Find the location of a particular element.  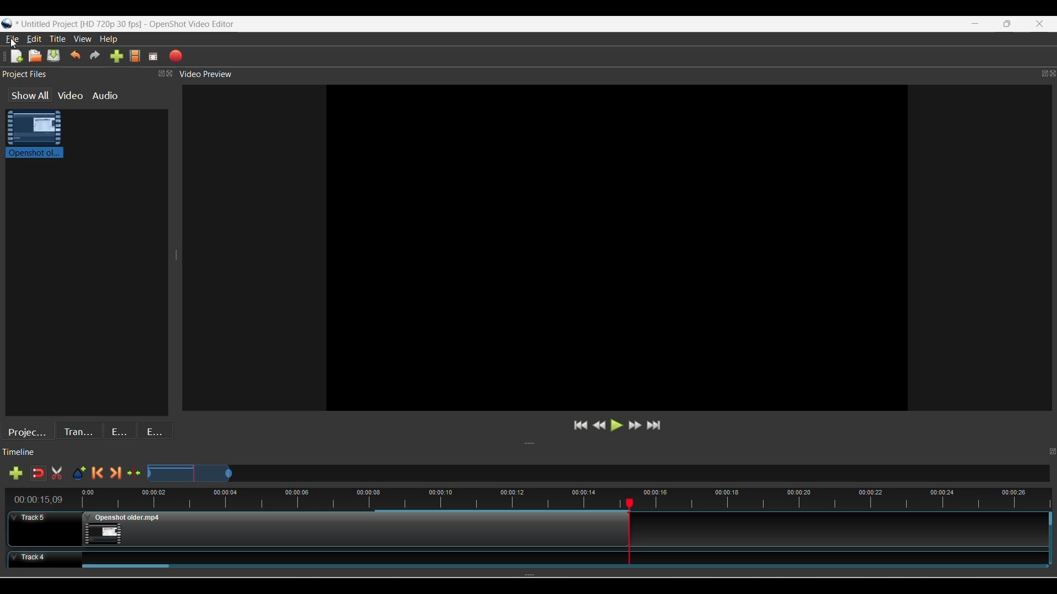

Cursor clicking on File is located at coordinates (14, 43).